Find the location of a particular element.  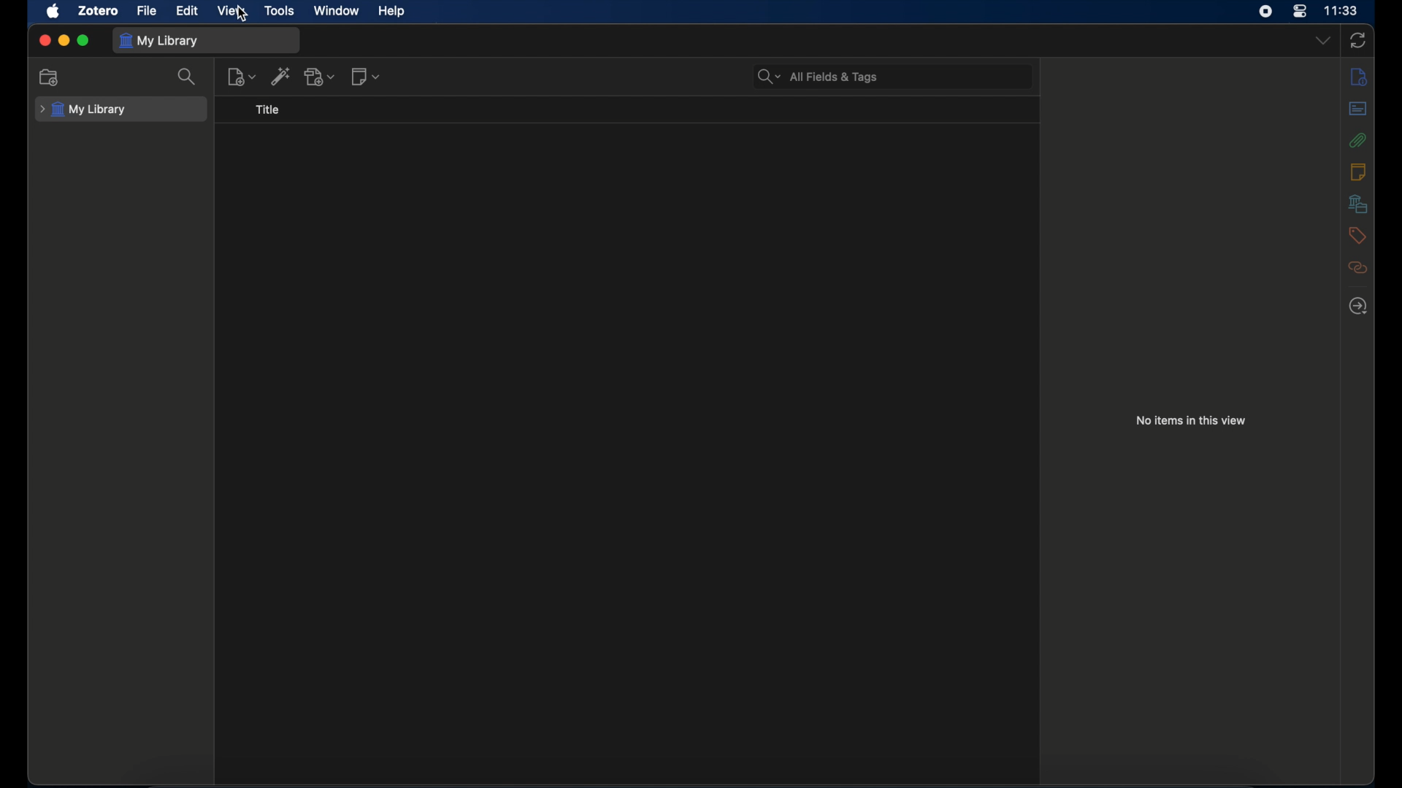

view is located at coordinates (231, 11).